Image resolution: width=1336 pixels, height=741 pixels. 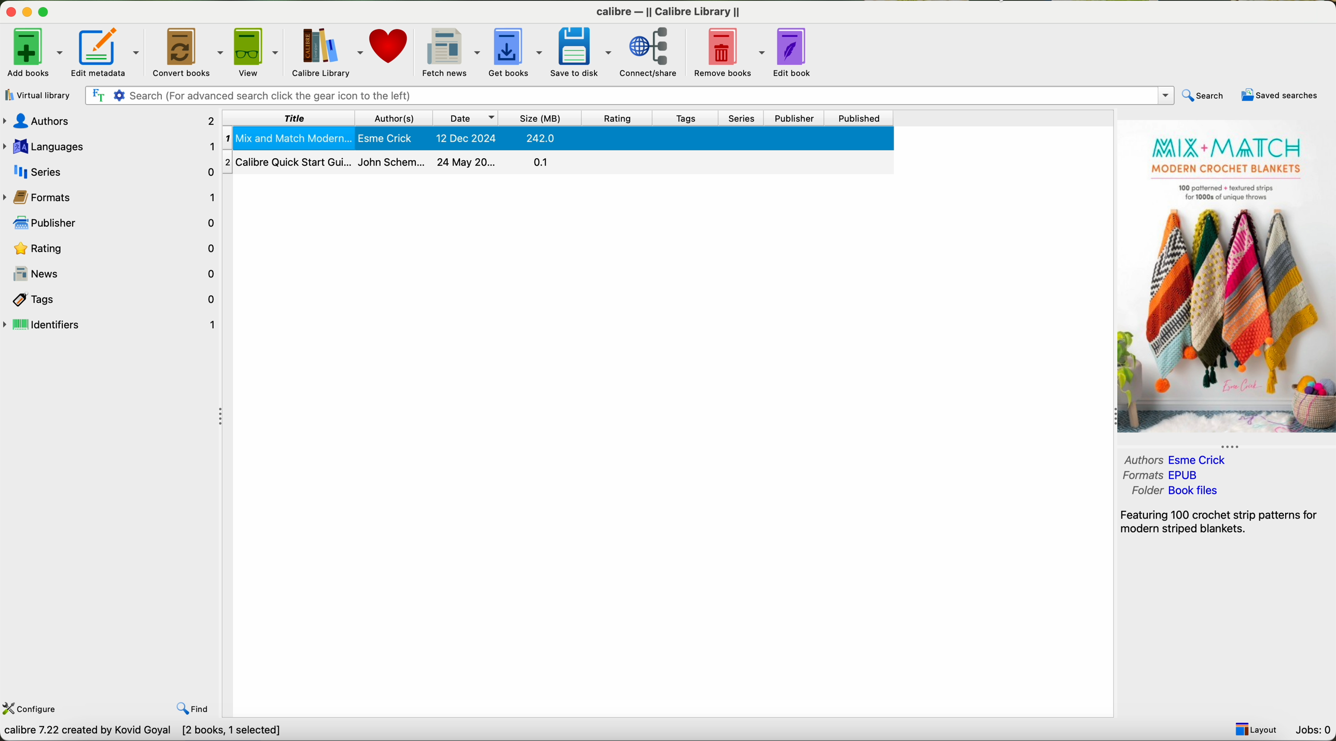 What do you see at coordinates (1225, 278) in the screenshot?
I see `book cover preview` at bounding box center [1225, 278].